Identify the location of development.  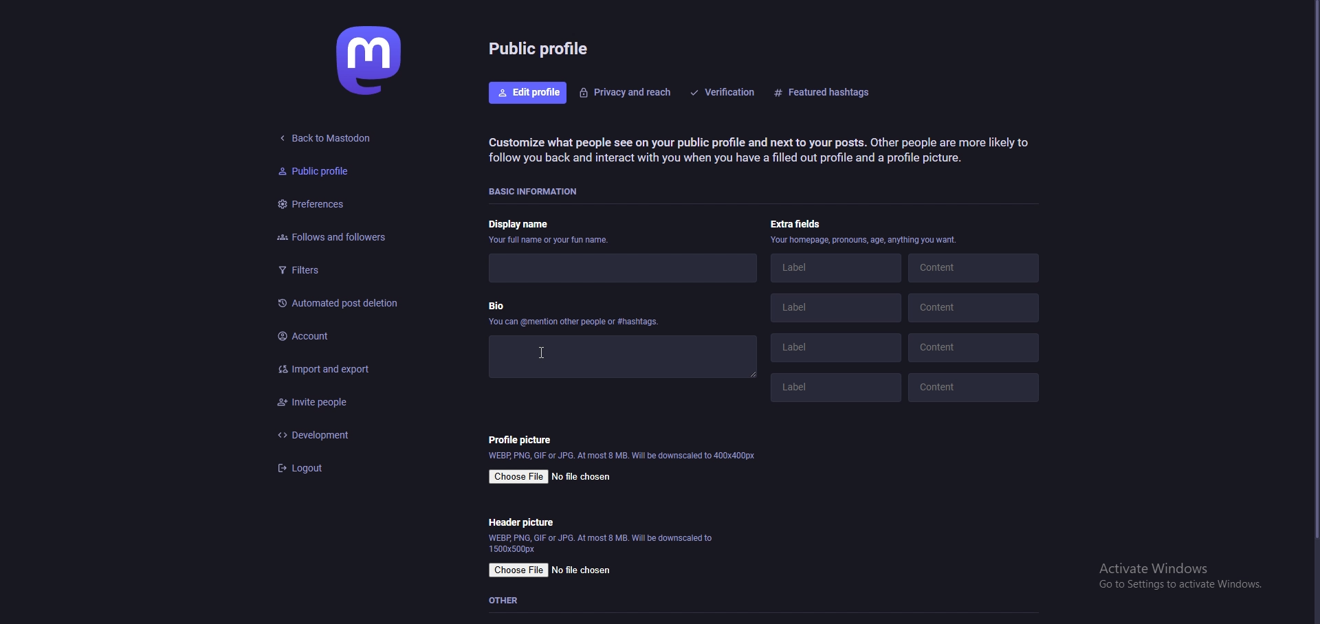
(342, 434).